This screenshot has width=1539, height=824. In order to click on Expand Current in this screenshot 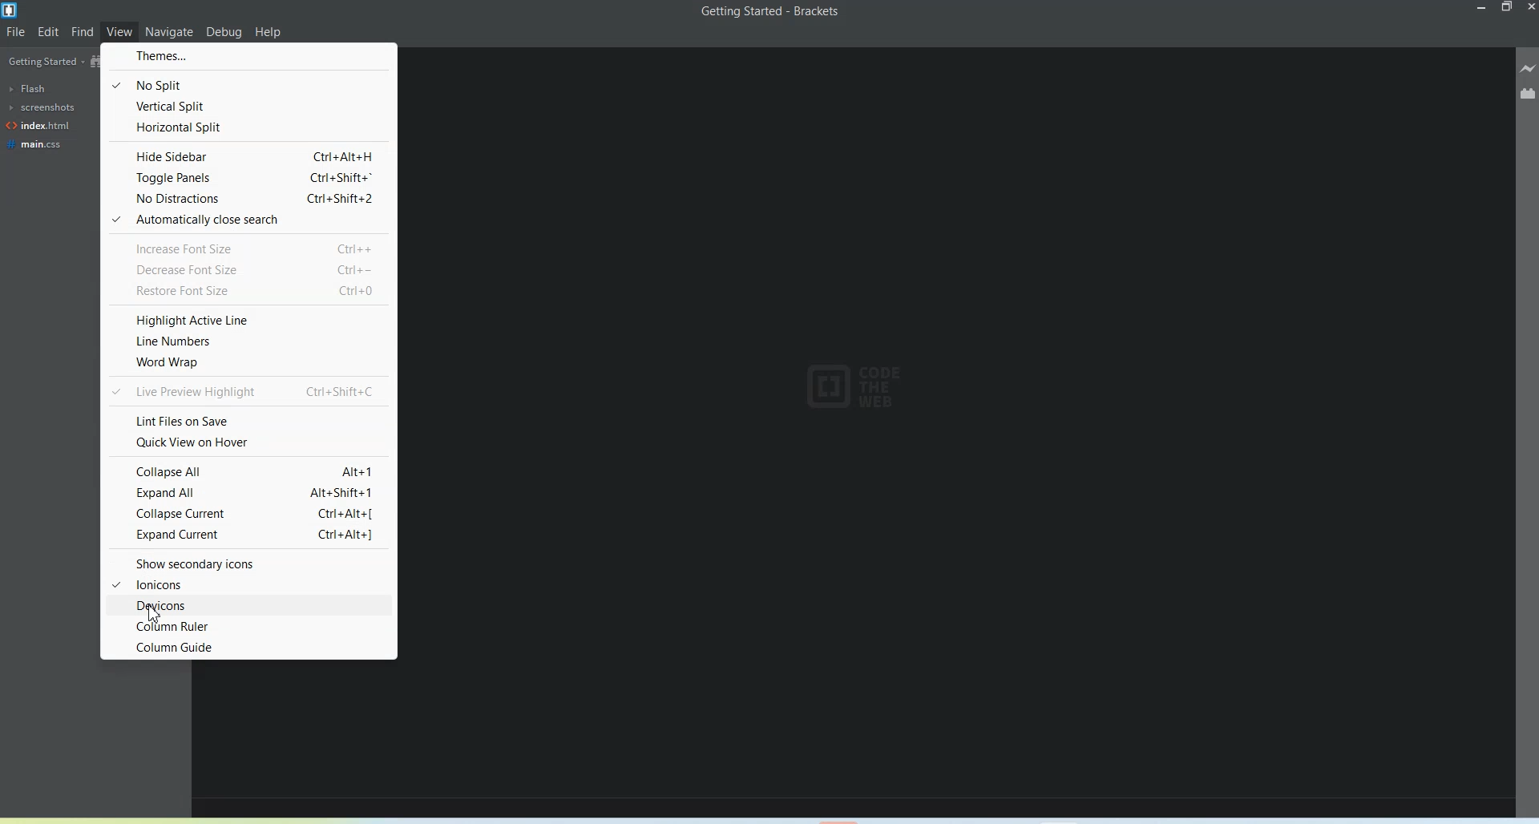, I will do `click(249, 536)`.